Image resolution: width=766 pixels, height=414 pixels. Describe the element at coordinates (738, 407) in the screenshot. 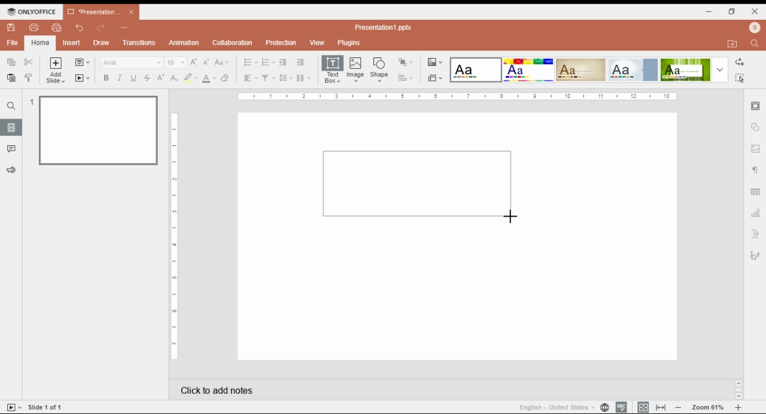

I see `increase zoom` at that location.